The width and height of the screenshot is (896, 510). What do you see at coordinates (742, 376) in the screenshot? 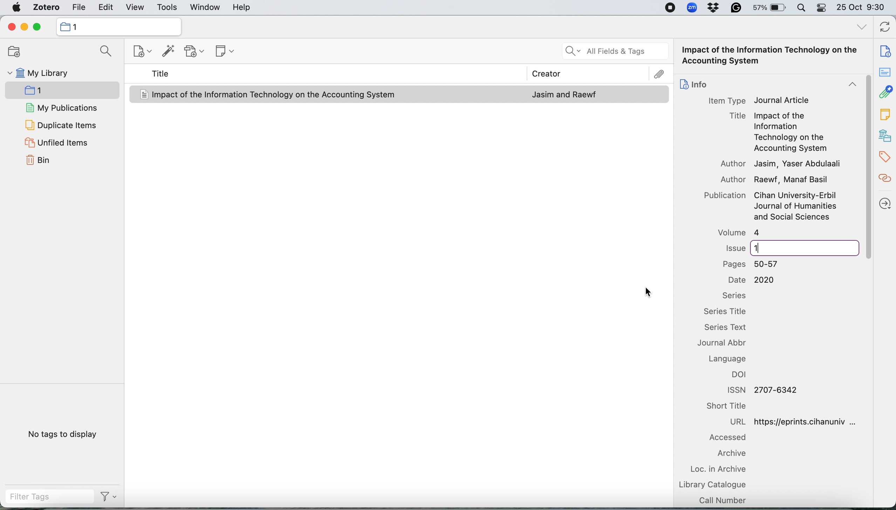
I see `doi` at bounding box center [742, 376].